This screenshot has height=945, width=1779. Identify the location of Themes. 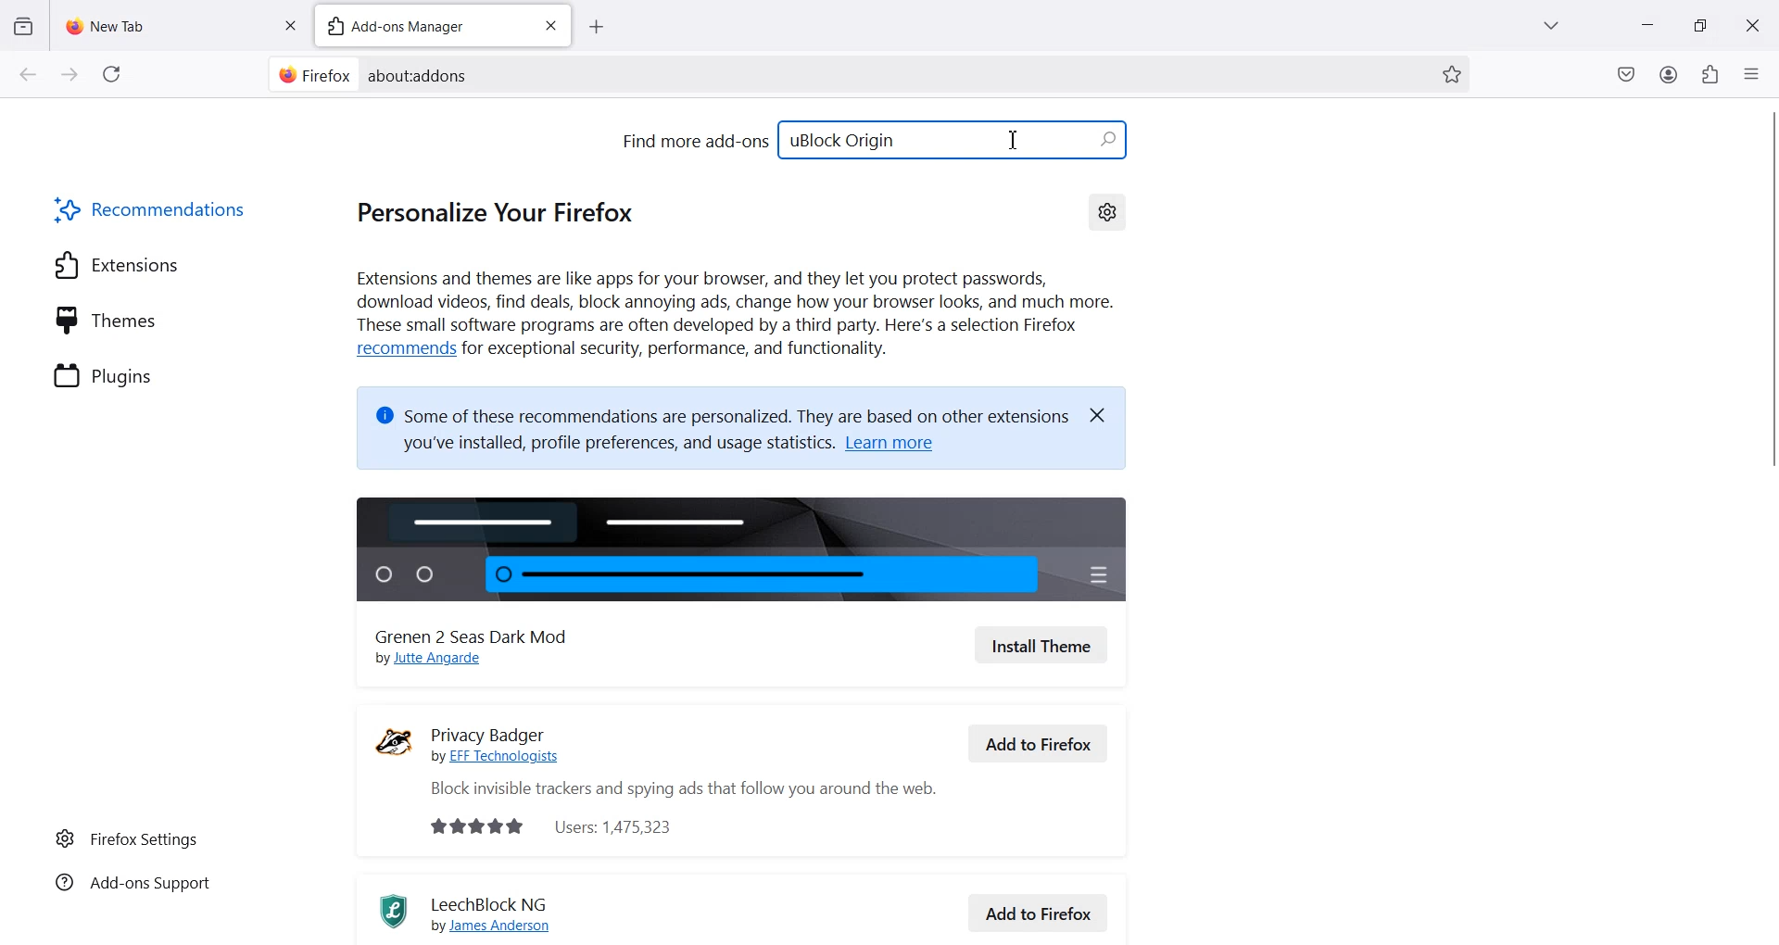
(107, 319).